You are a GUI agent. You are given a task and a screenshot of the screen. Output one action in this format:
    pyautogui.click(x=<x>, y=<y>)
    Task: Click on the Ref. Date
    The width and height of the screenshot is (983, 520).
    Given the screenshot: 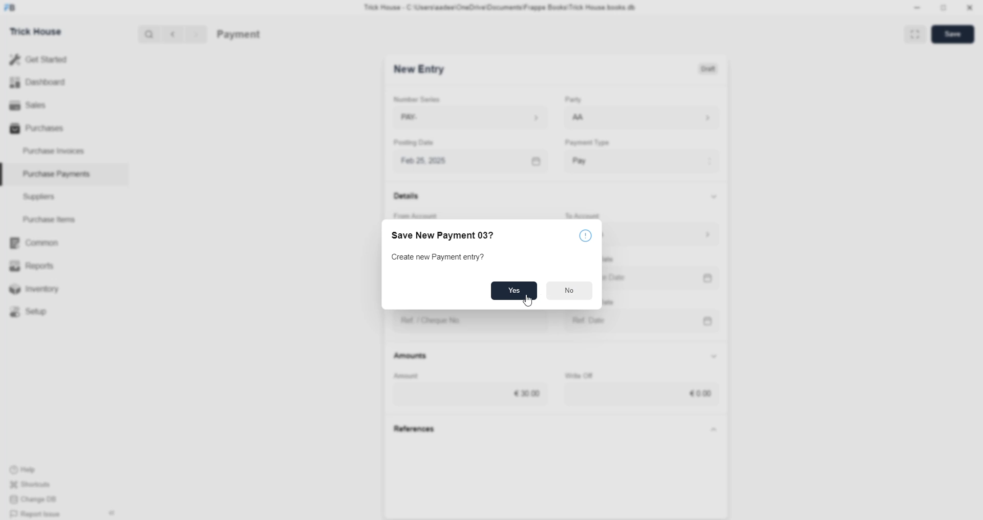 What is the action you would take?
    pyautogui.click(x=594, y=318)
    